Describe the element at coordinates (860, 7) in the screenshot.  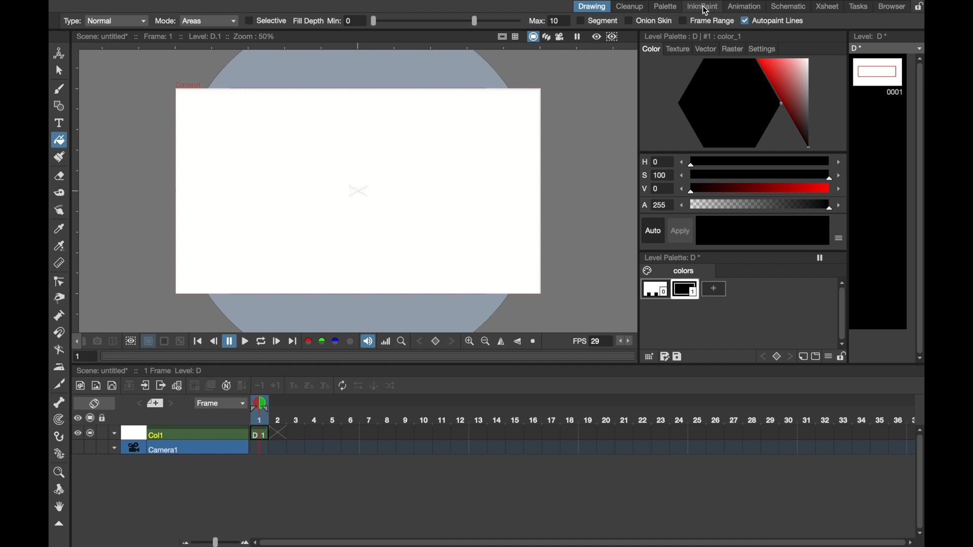
I see `tasks` at that location.